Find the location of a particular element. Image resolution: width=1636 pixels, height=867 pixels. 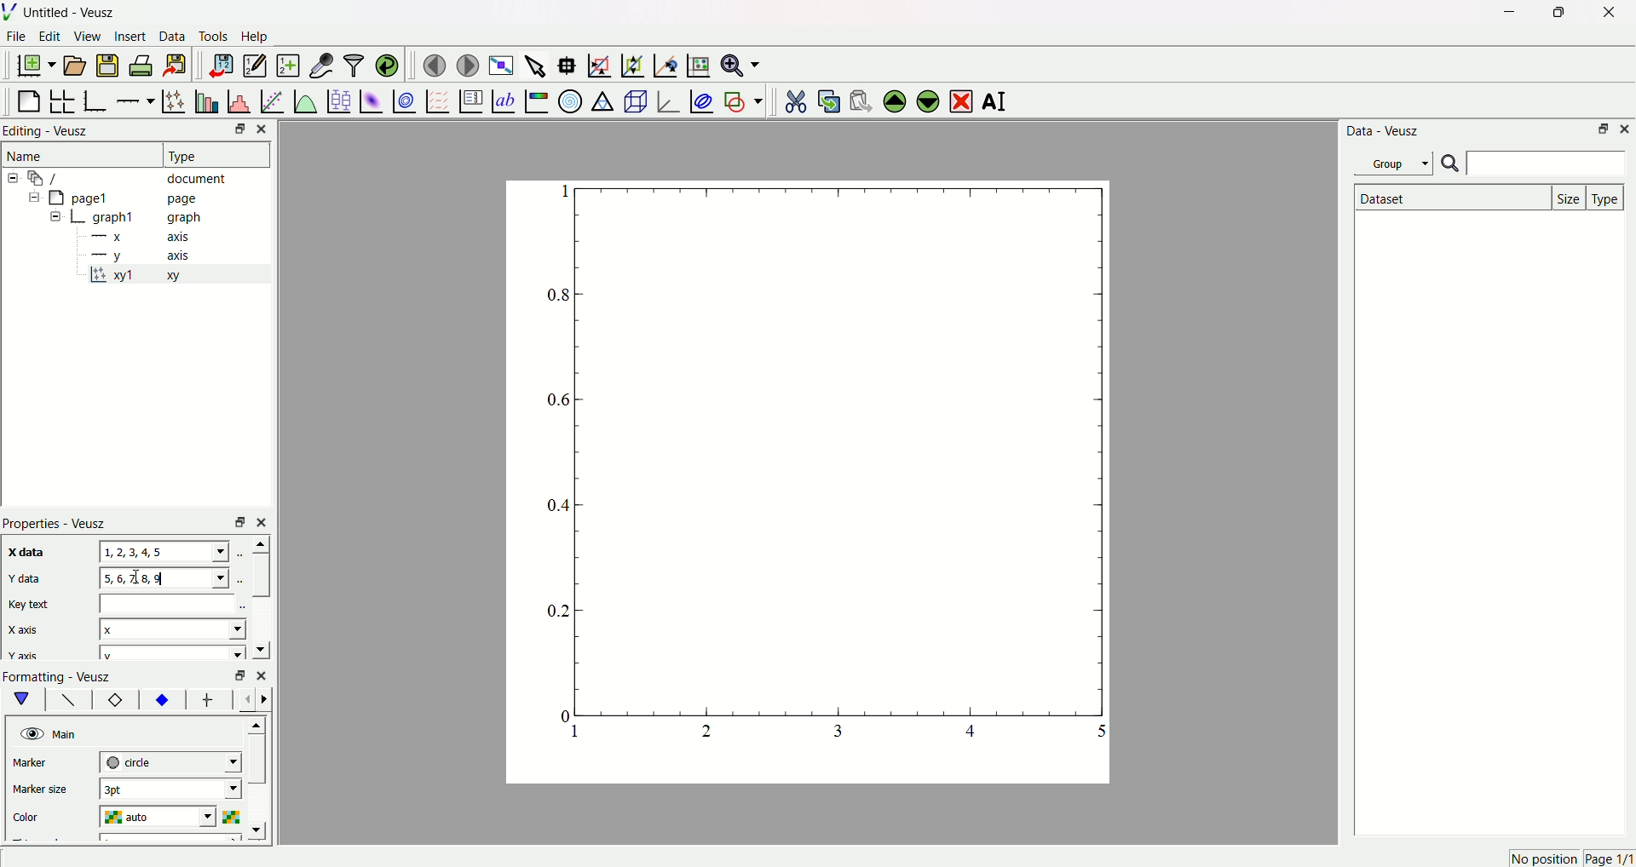

Data - Veusz is located at coordinates (1385, 132).